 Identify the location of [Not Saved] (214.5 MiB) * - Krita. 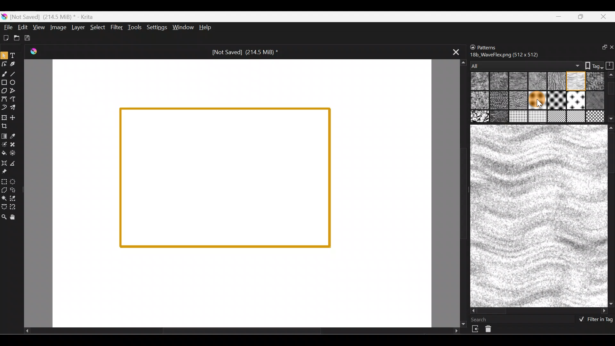
(54, 17).